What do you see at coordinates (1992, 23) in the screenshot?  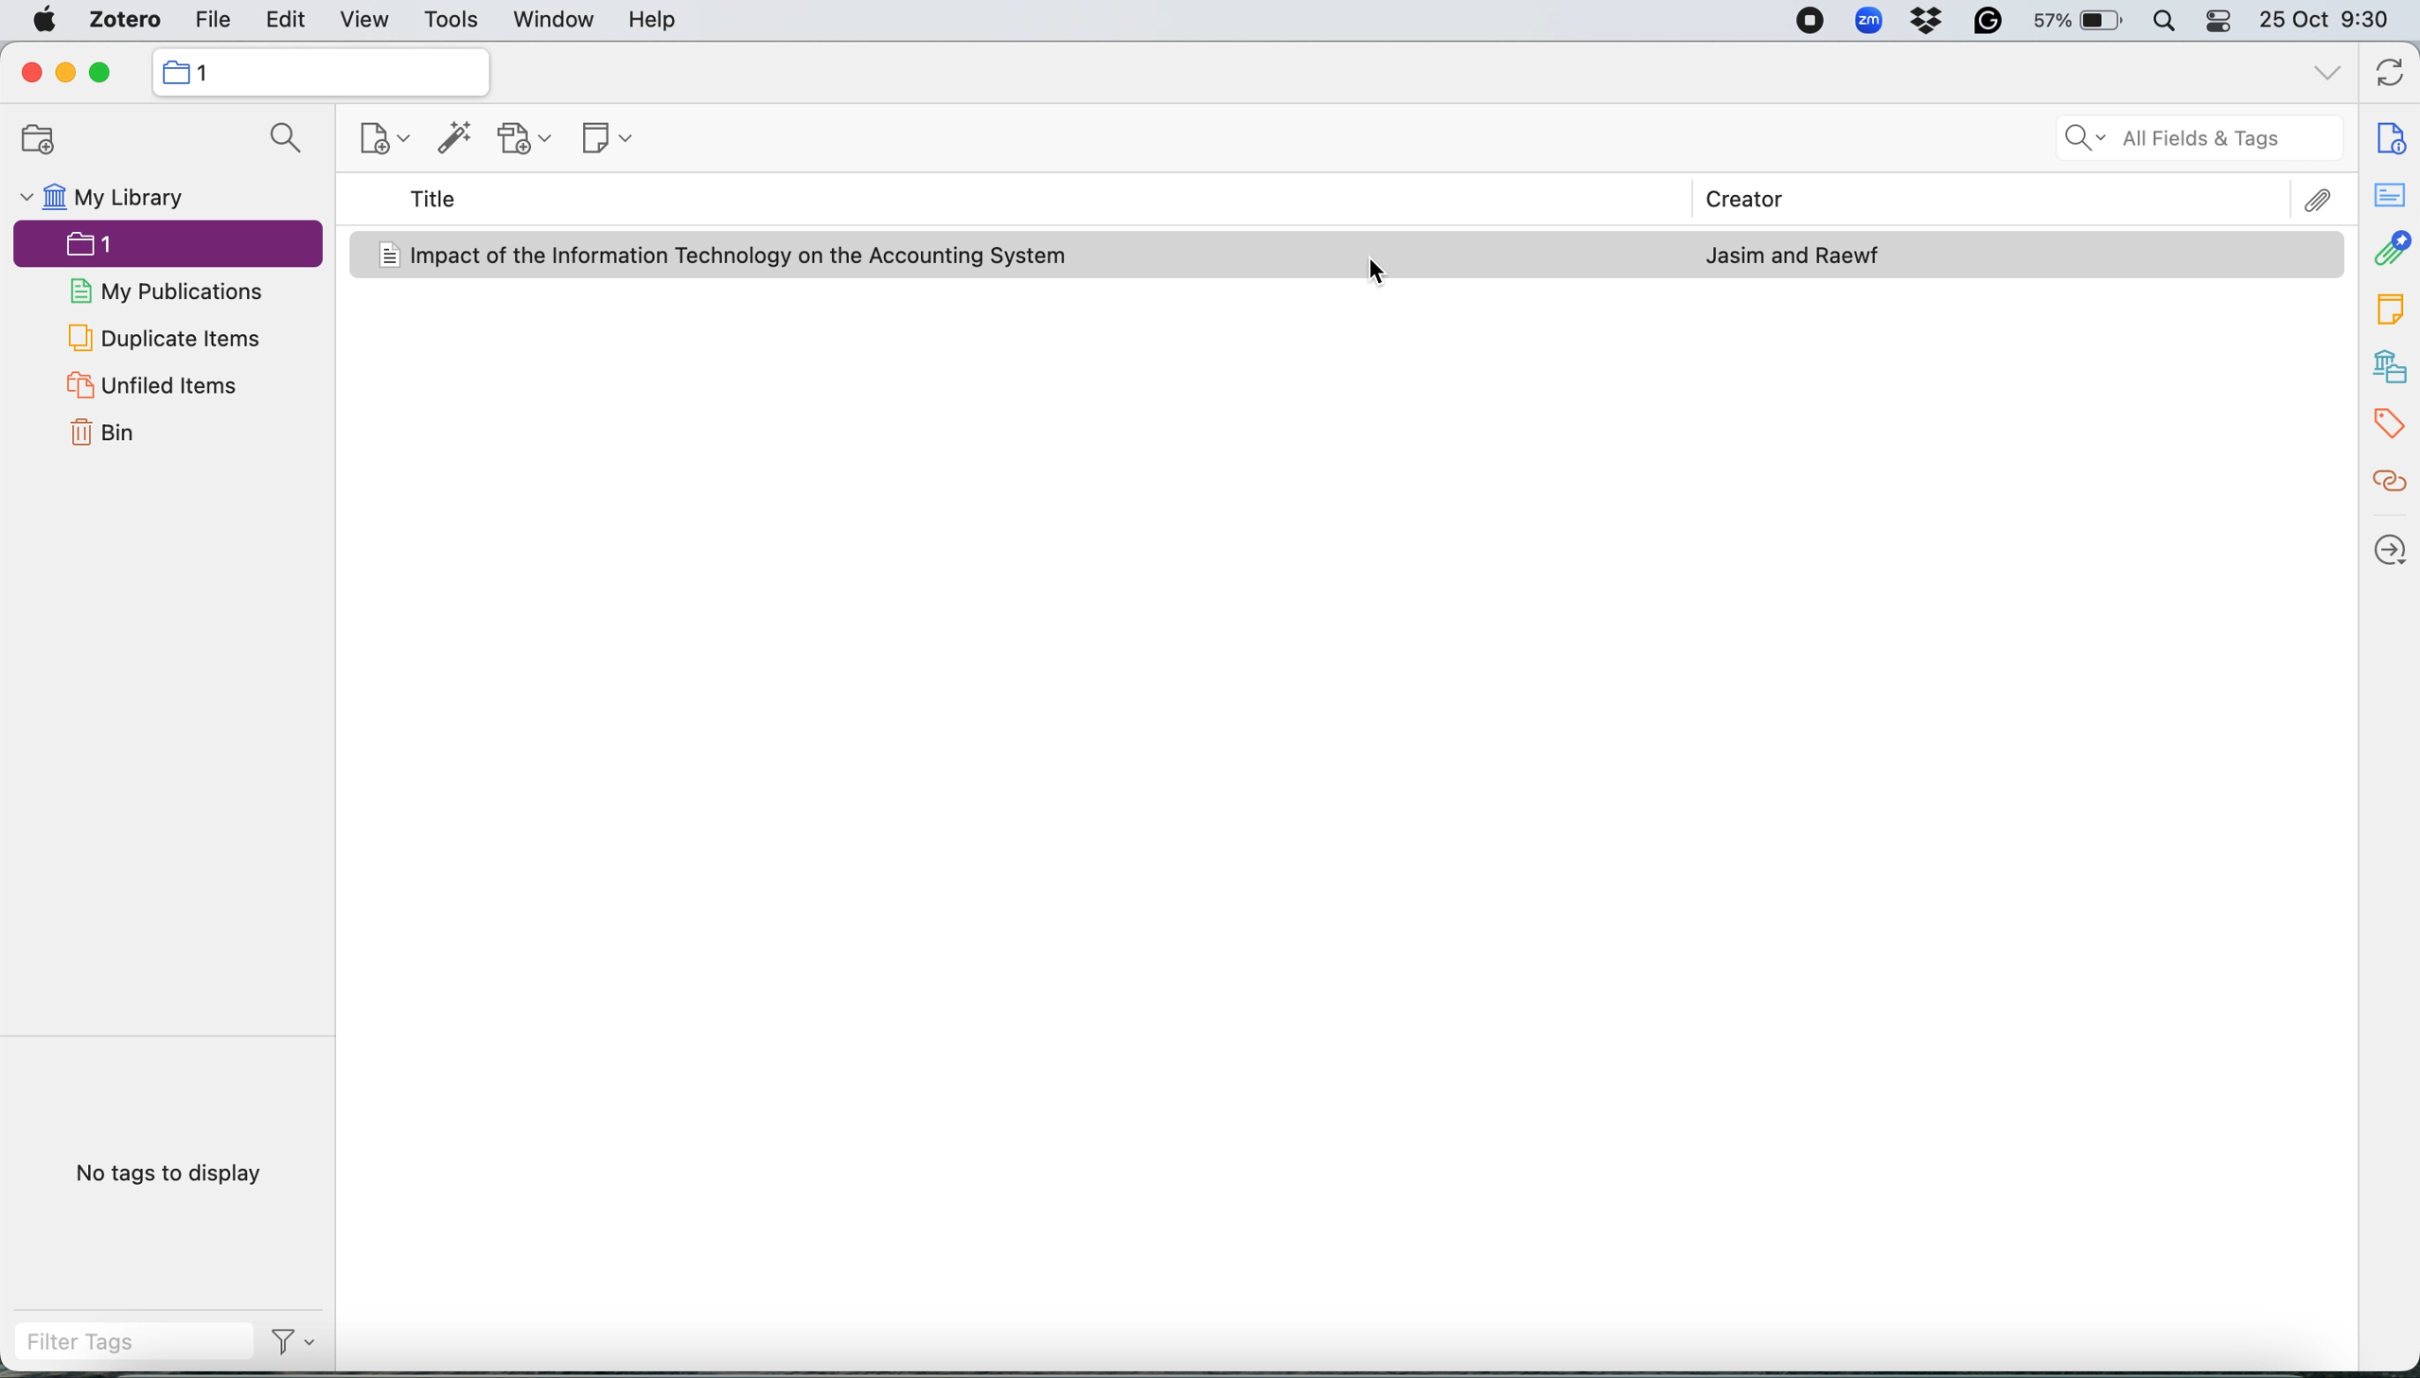 I see `grammarly` at bounding box center [1992, 23].